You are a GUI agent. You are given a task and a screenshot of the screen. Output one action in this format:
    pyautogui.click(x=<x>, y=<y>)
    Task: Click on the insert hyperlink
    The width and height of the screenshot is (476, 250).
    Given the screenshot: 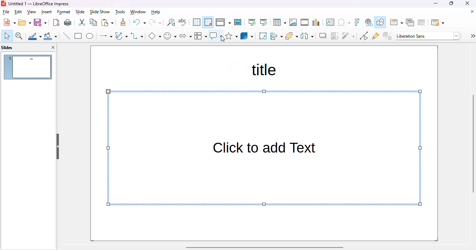 What is the action you would take?
    pyautogui.click(x=369, y=22)
    